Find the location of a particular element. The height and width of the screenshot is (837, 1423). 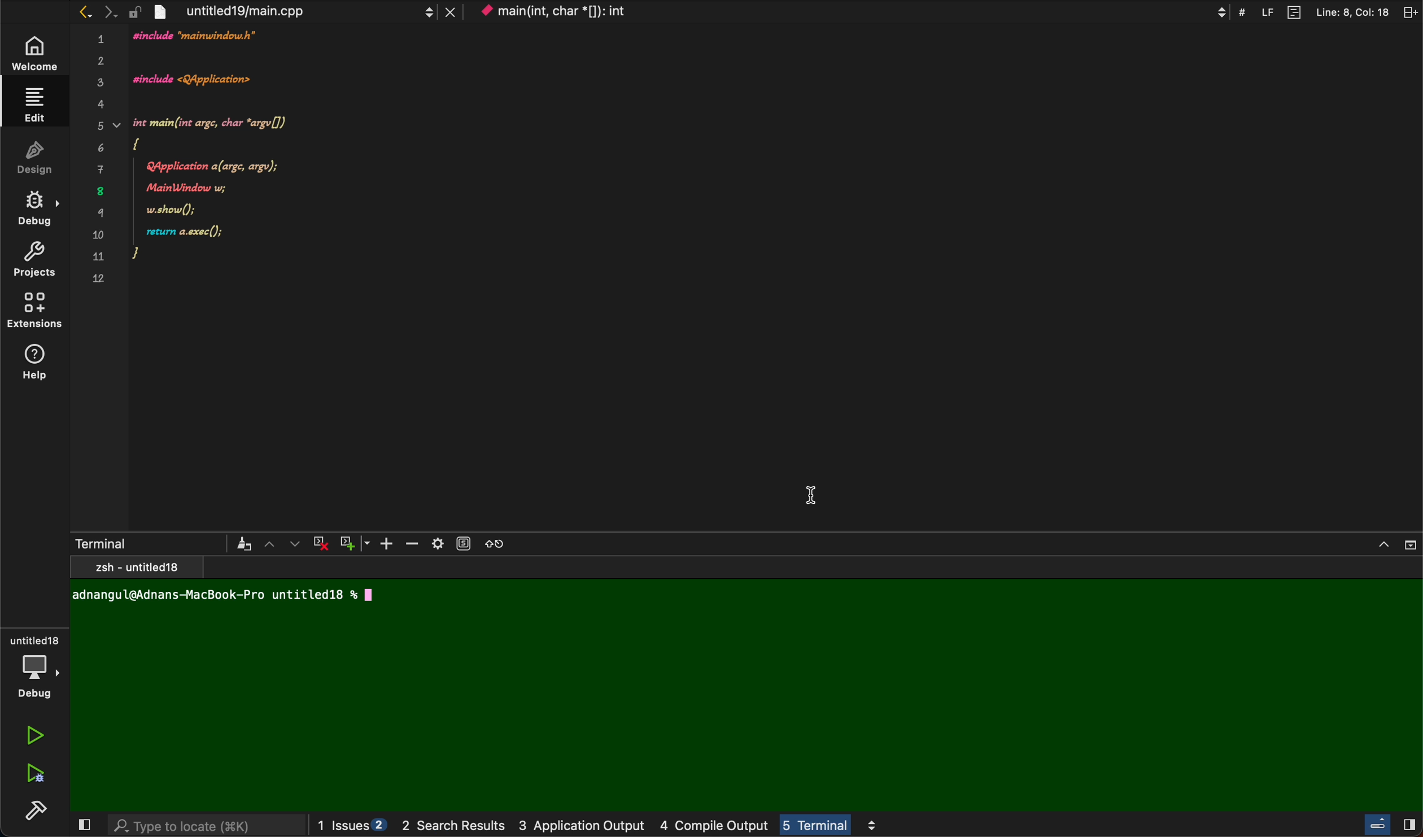

design is located at coordinates (35, 156).